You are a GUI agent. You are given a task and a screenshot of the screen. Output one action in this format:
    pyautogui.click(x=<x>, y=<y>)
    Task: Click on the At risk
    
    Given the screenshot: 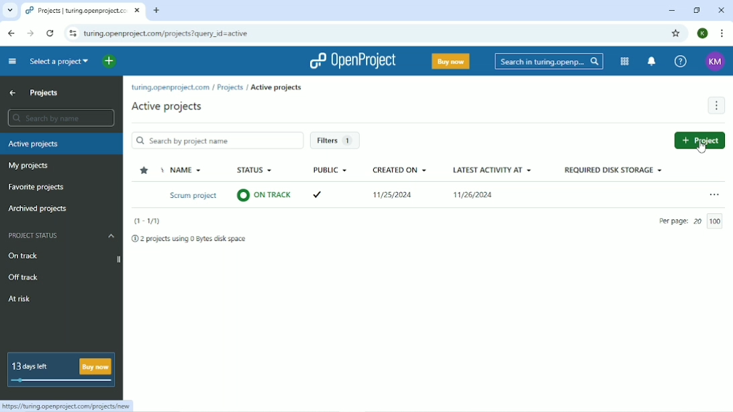 What is the action you would take?
    pyautogui.click(x=20, y=300)
    